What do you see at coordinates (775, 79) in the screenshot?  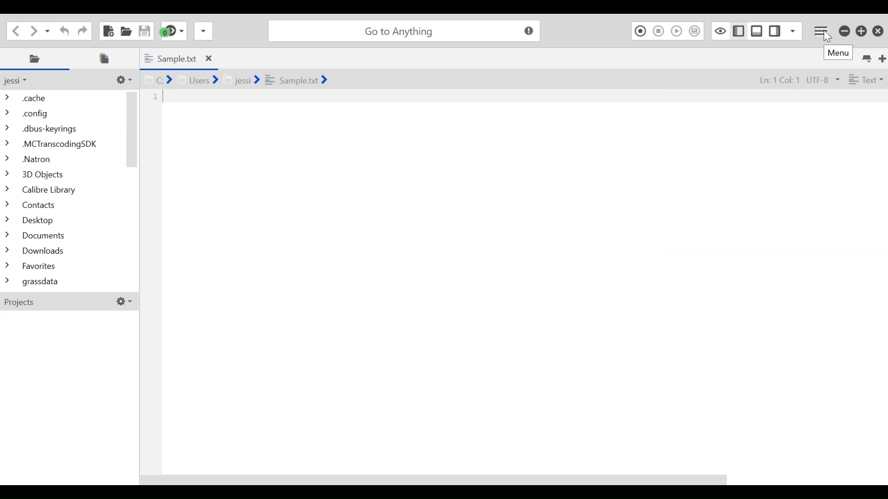 I see `File Position` at bounding box center [775, 79].